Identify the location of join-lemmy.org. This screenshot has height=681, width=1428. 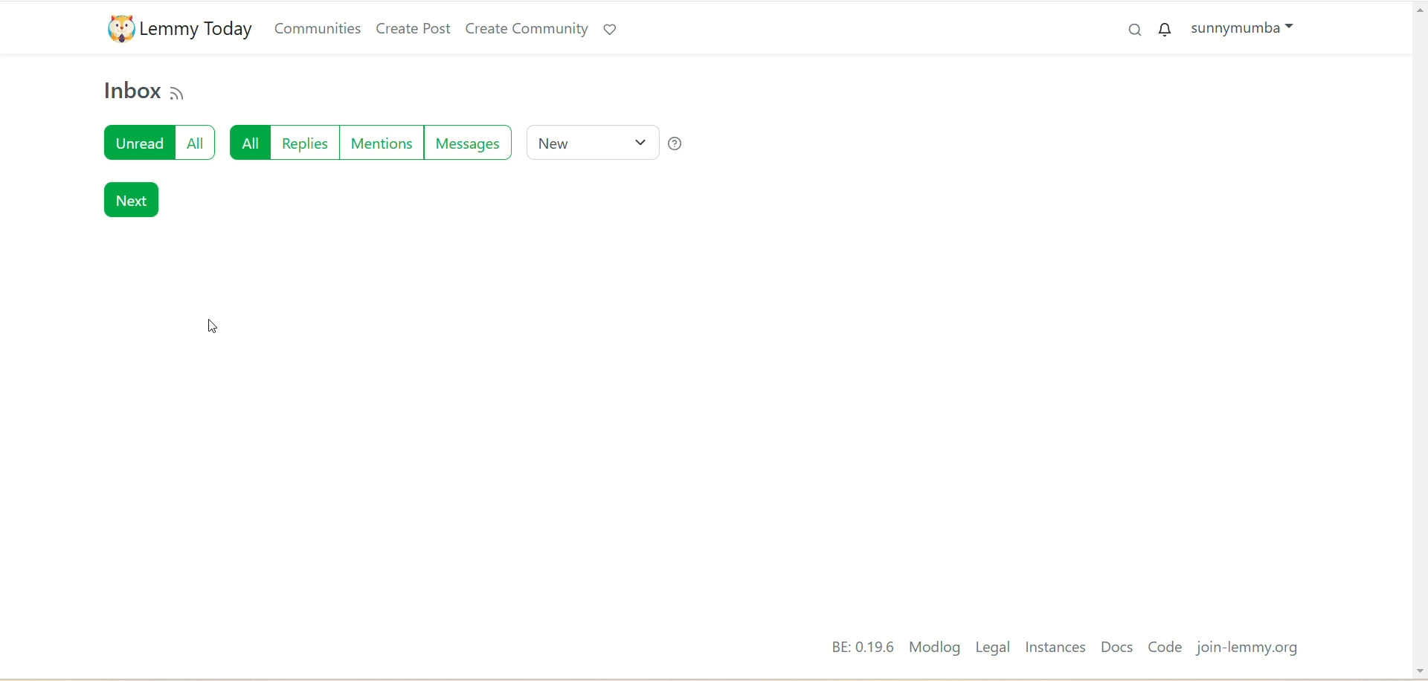
(1251, 648).